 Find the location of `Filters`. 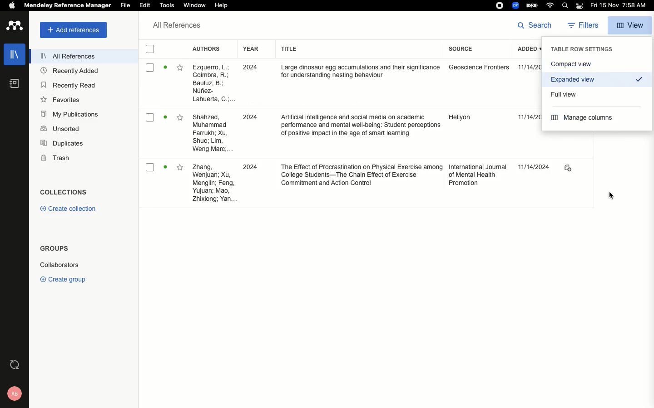

Filters is located at coordinates (580, 26).